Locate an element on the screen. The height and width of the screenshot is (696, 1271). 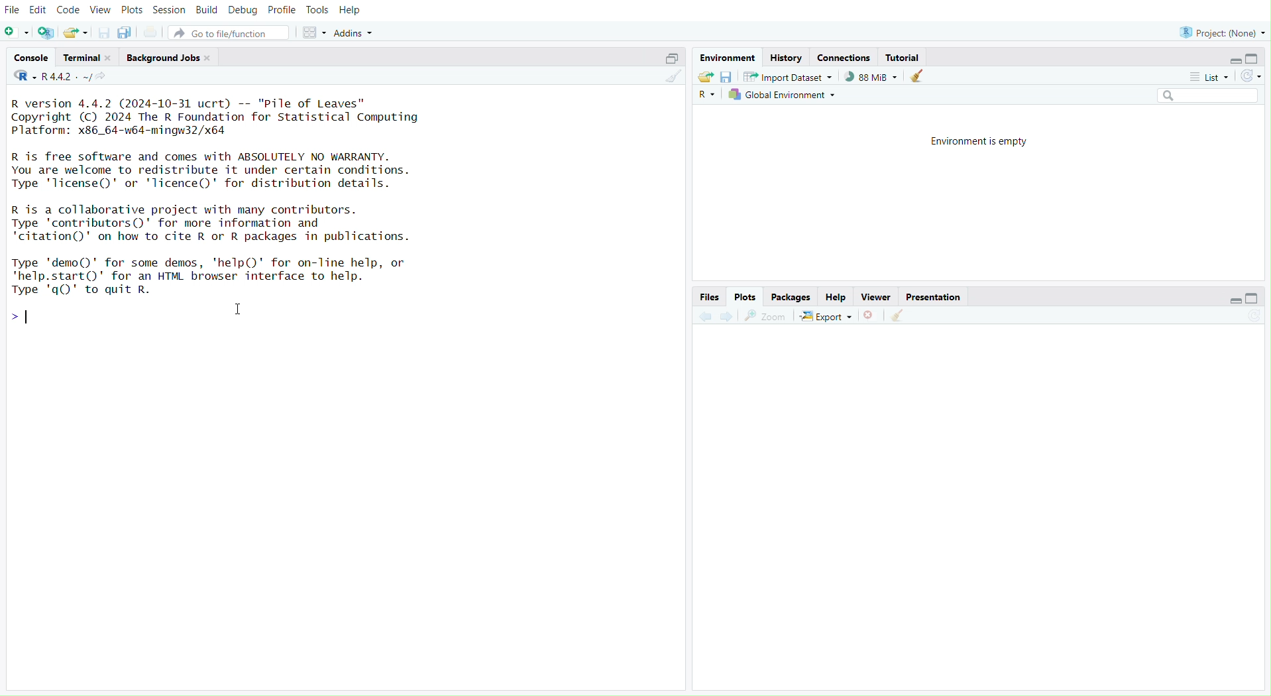
Plots is located at coordinates (746, 298).